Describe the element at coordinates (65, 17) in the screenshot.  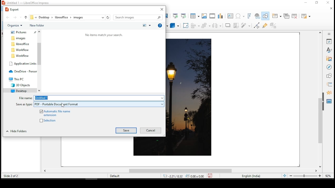
I see `file path` at that location.